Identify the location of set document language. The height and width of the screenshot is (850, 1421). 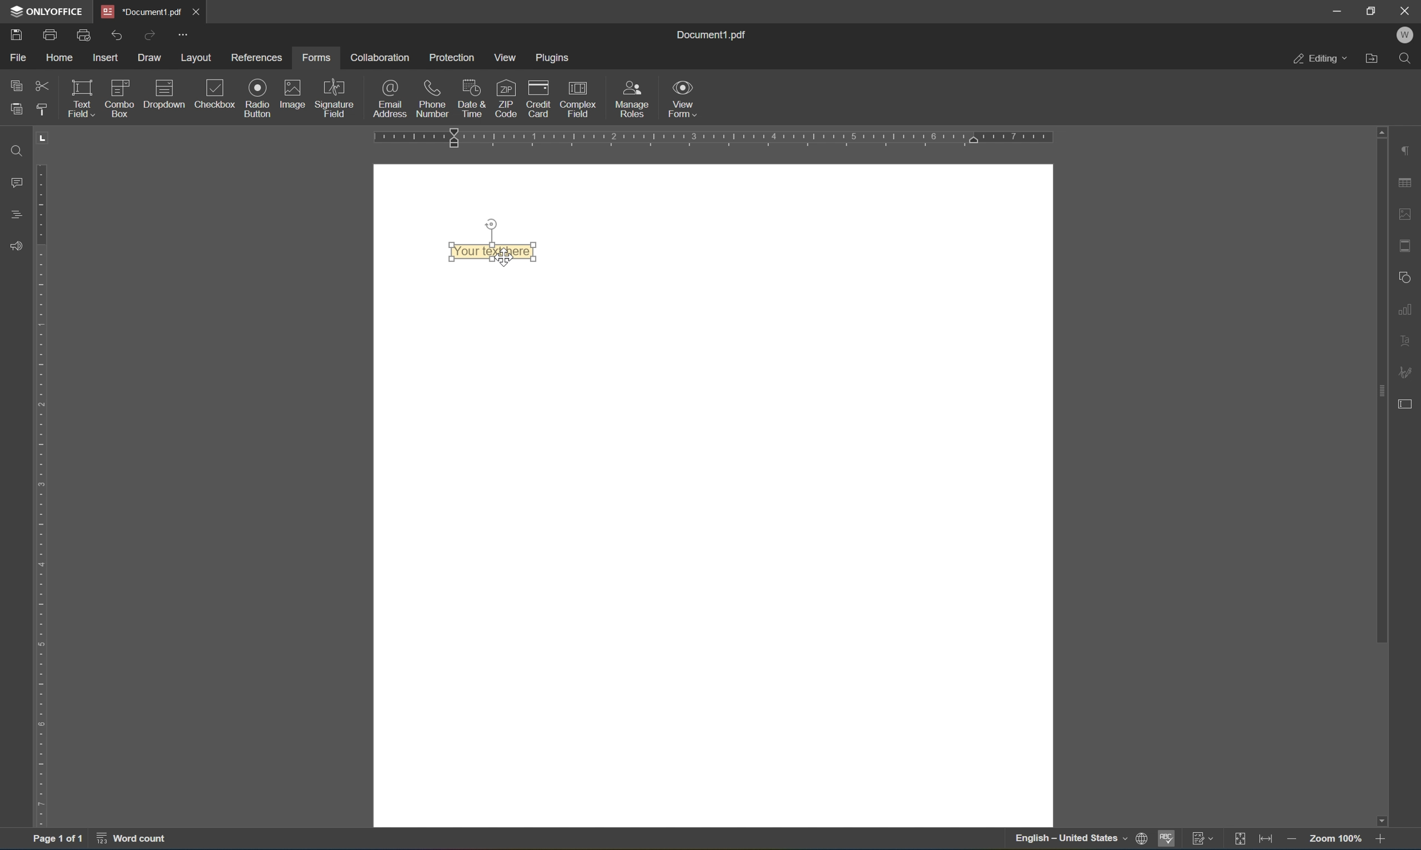
(1080, 840).